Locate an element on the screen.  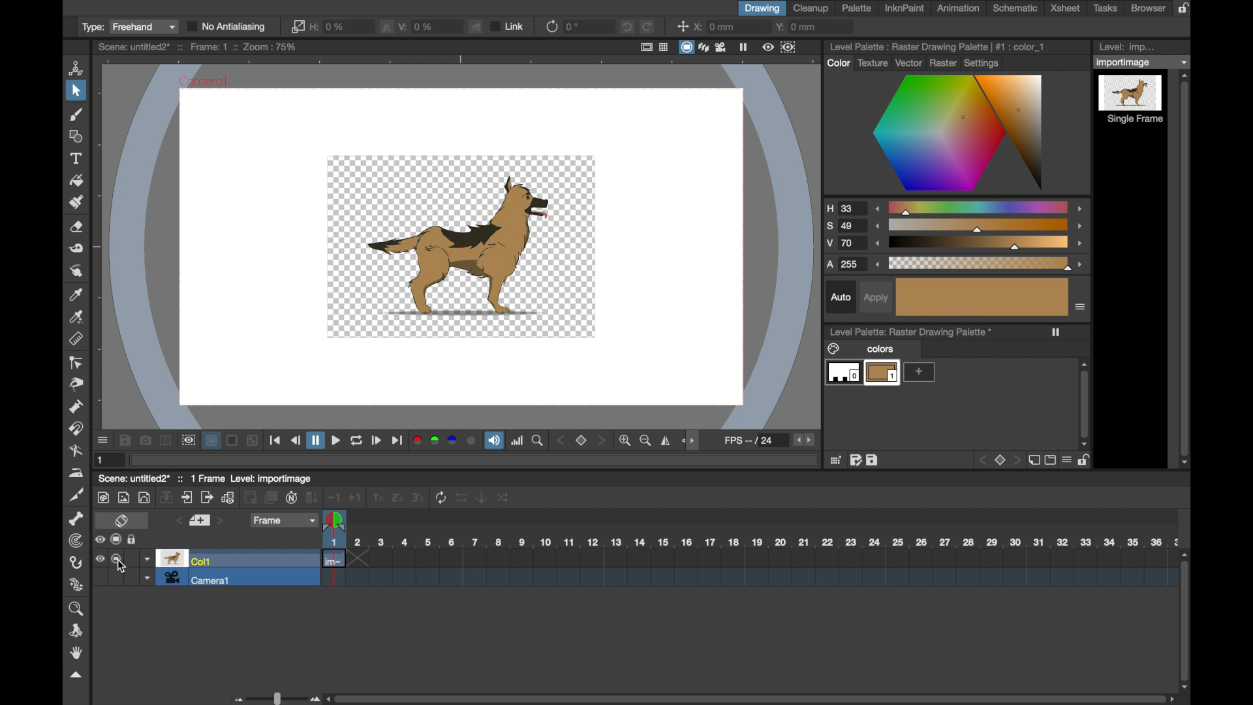
save is located at coordinates (873, 460).